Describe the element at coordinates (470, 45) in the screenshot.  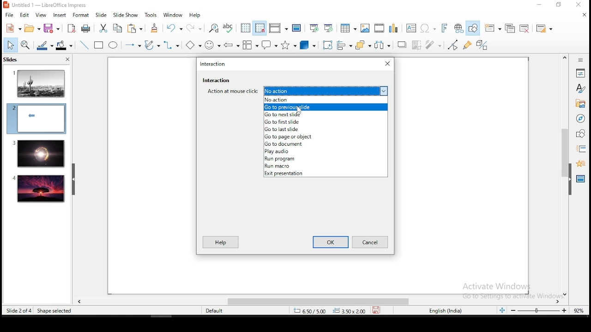
I see `show gluepoint functions` at that location.